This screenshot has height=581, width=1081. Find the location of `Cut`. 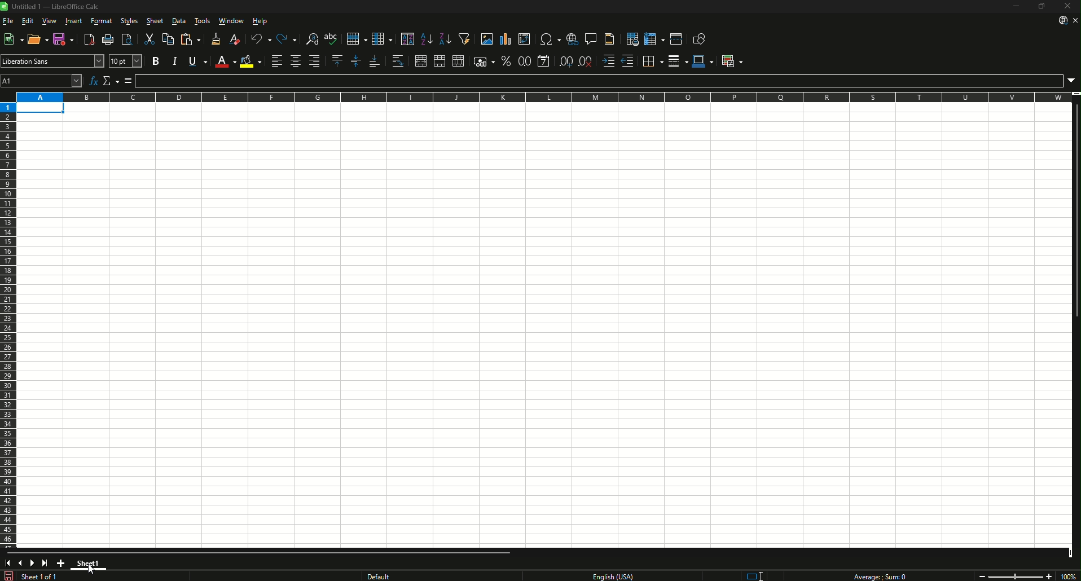

Cut is located at coordinates (150, 39).